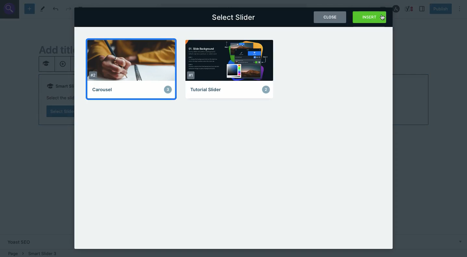 The width and height of the screenshot is (467, 257). What do you see at coordinates (43, 9) in the screenshot?
I see `Tools` at bounding box center [43, 9].